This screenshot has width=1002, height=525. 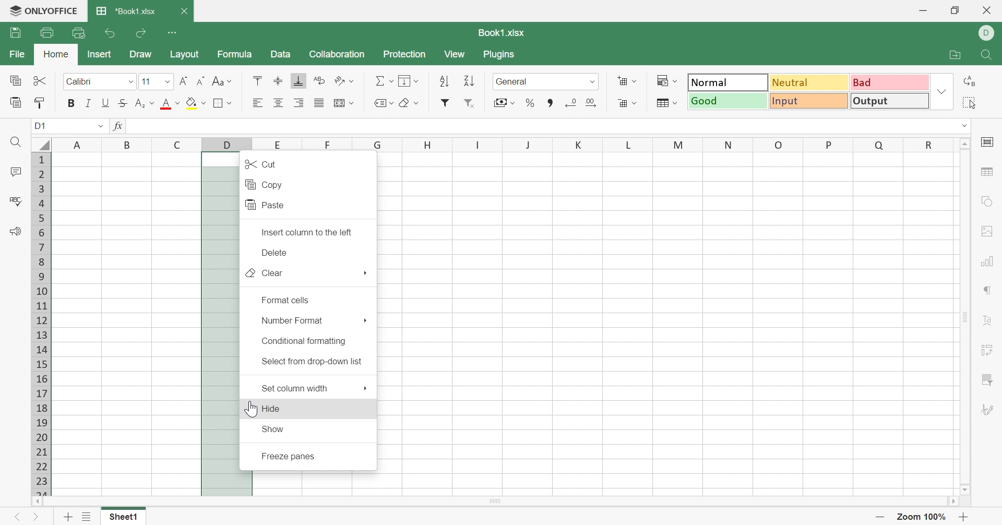 What do you see at coordinates (260, 163) in the screenshot?
I see `Cut` at bounding box center [260, 163].